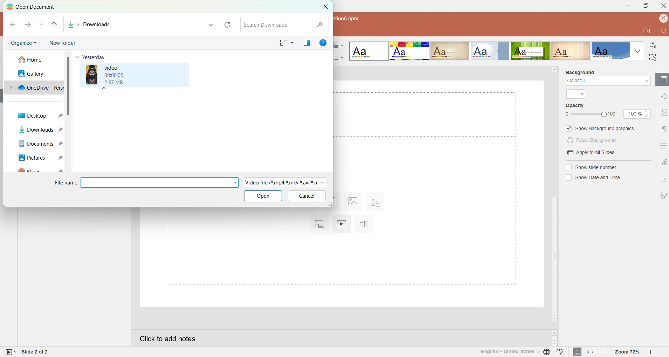 The height and width of the screenshot is (357, 669). I want to click on Select slide size, so click(338, 57).